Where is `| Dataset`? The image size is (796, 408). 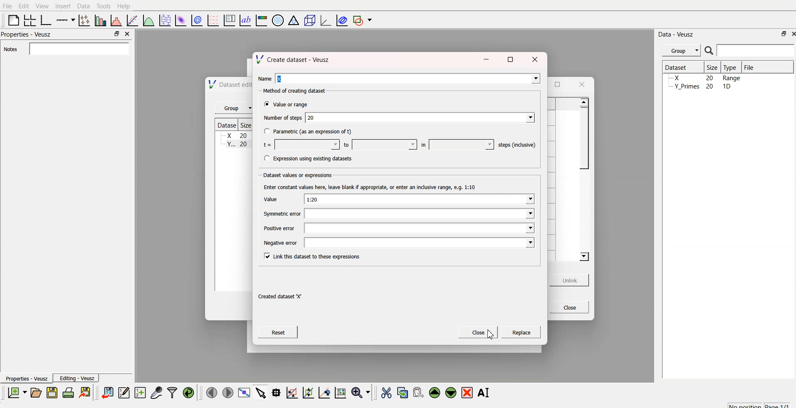
| Dataset is located at coordinates (676, 66).